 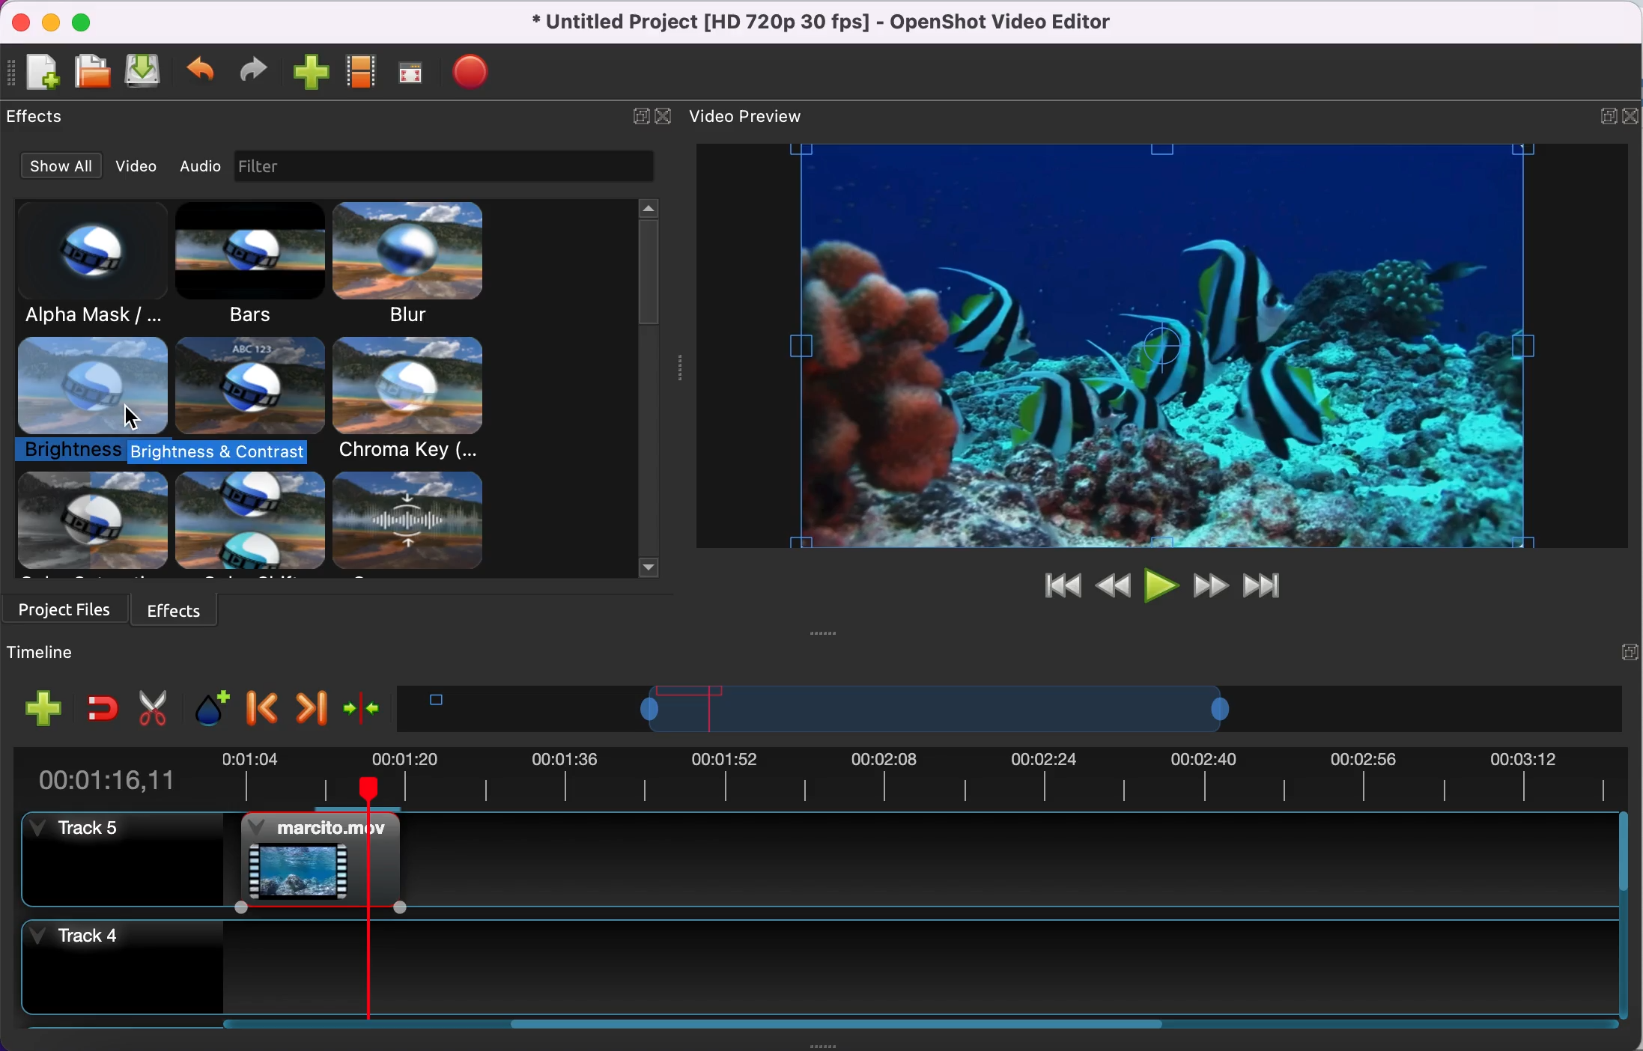 I want to click on jump to start, so click(x=1054, y=588).